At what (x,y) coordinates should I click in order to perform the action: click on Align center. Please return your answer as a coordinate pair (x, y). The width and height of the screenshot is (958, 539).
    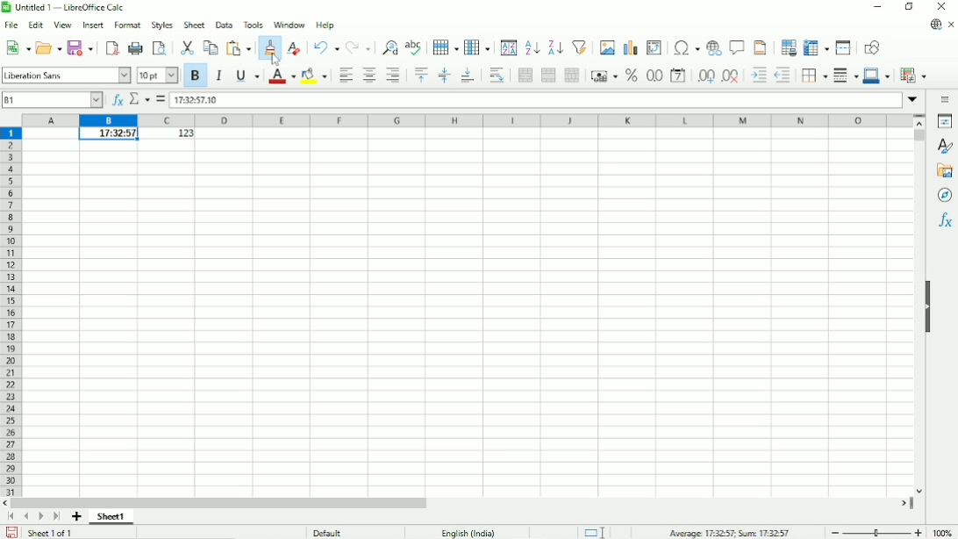
    Looking at the image, I should click on (369, 75).